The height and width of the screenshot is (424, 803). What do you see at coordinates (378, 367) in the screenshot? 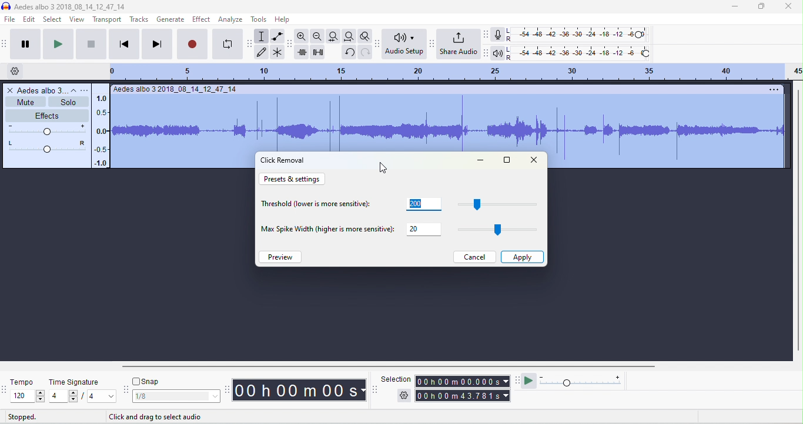
I see `horizontal scroll bar` at bounding box center [378, 367].